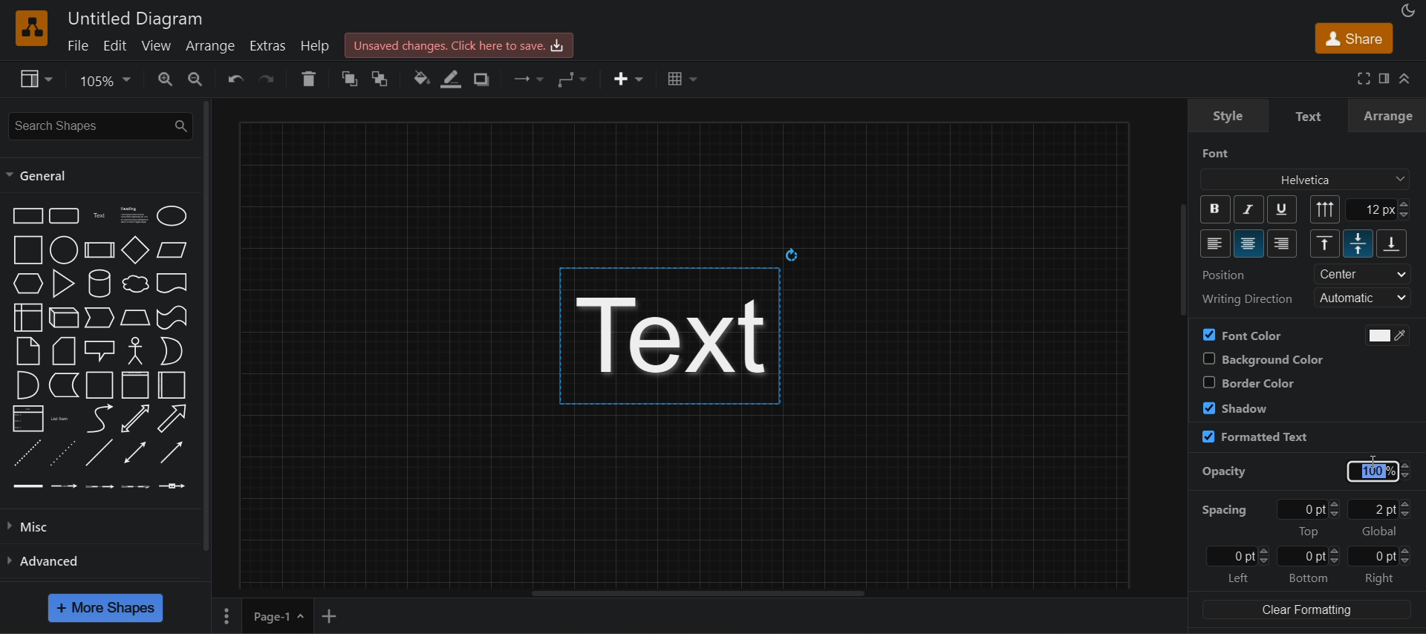  Describe the element at coordinates (208, 47) in the screenshot. I see `arrange` at that location.